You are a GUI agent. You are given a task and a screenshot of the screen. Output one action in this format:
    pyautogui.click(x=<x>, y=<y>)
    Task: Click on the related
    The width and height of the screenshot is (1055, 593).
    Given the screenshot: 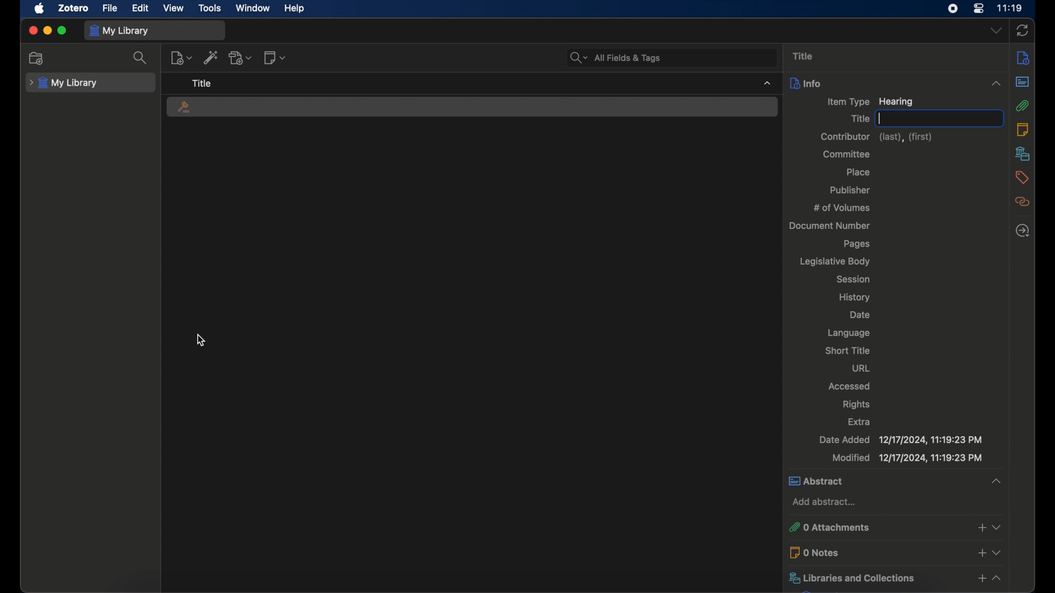 What is the action you would take?
    pyautogui.click(x=1022, y=202)
    